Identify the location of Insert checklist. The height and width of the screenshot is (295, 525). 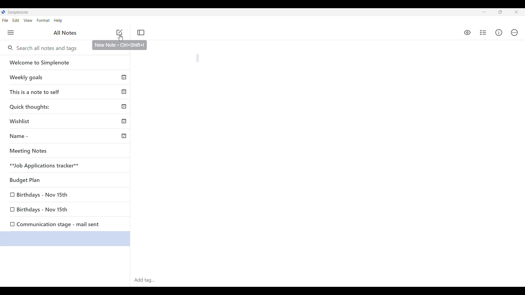
(483, 33).